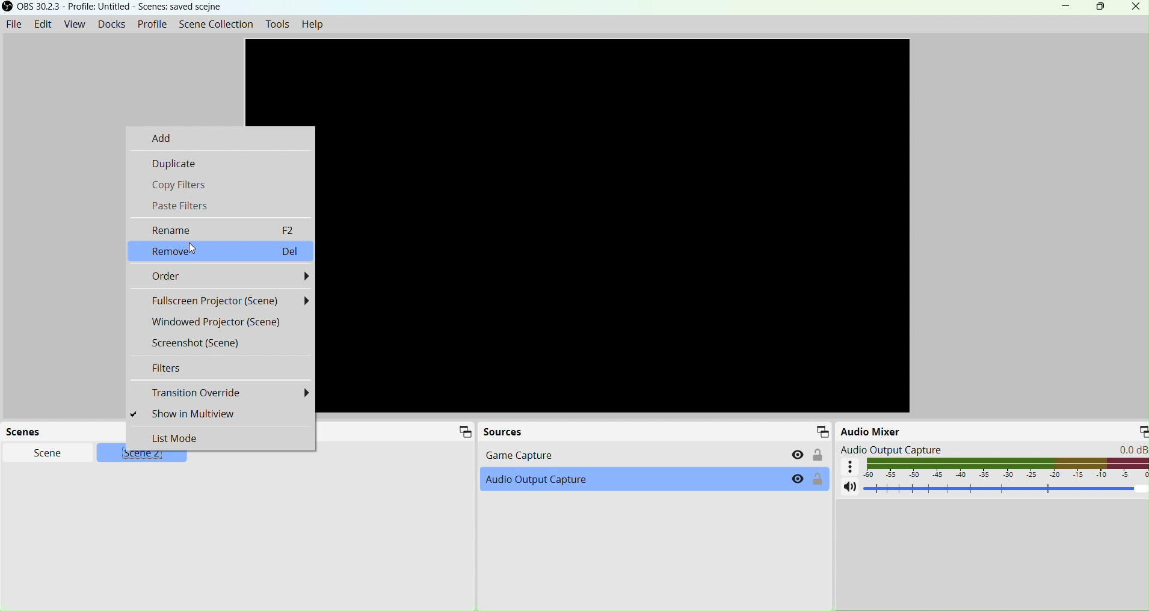  What do you see at coordinates (112, 23) in the screenshot?
I see `Docks` at bounding box center [112, 23].